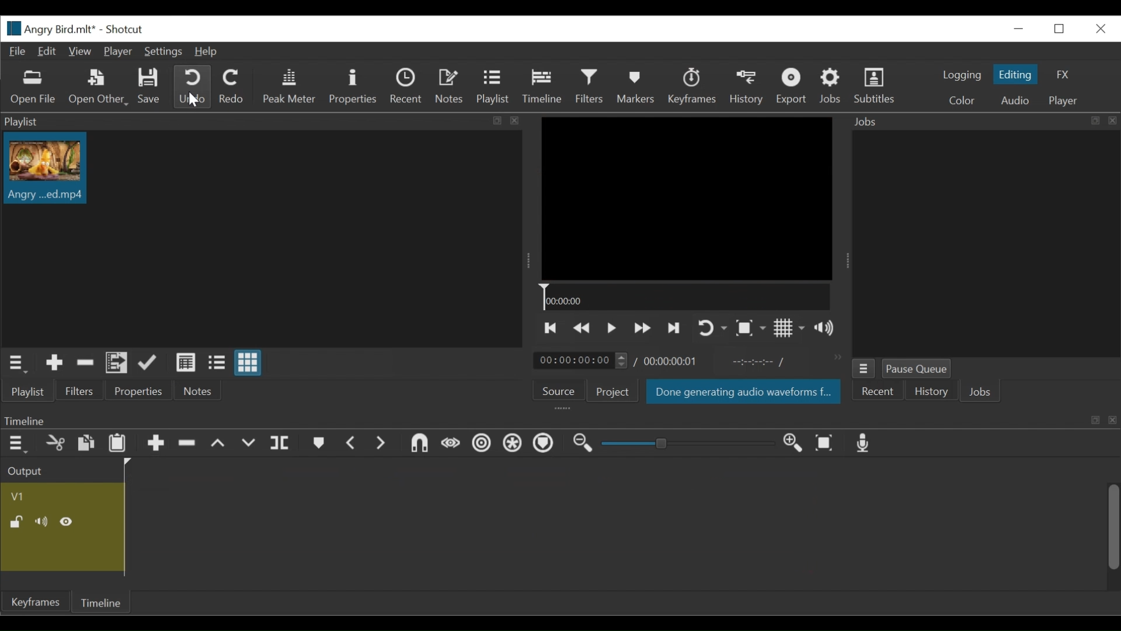 This screenshot has height=631, width=1121. I want to click on Paste, so click(117, 443).